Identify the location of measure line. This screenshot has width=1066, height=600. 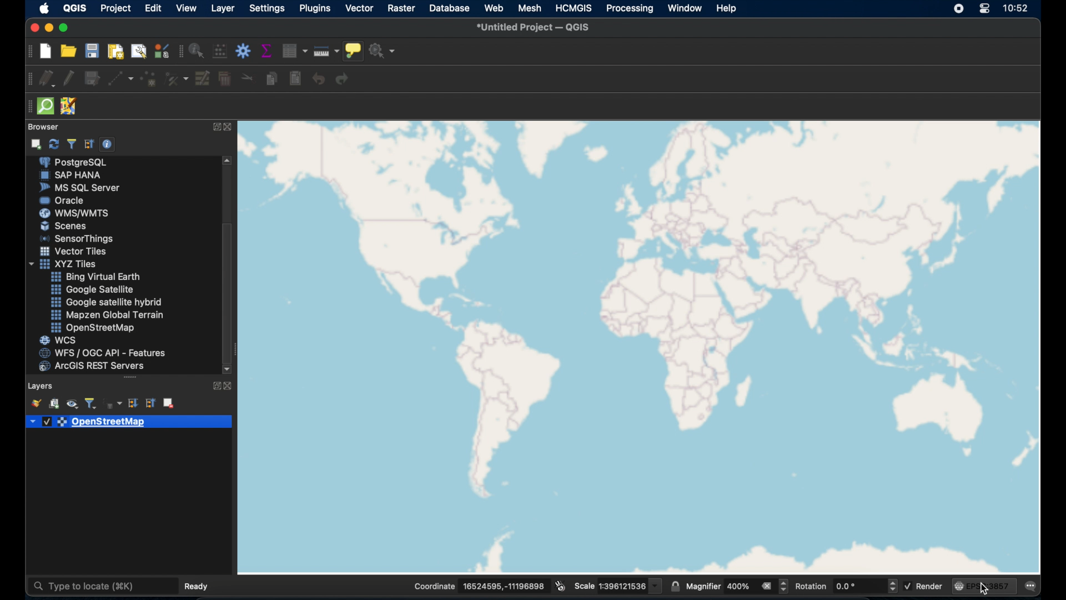
(325, 52).